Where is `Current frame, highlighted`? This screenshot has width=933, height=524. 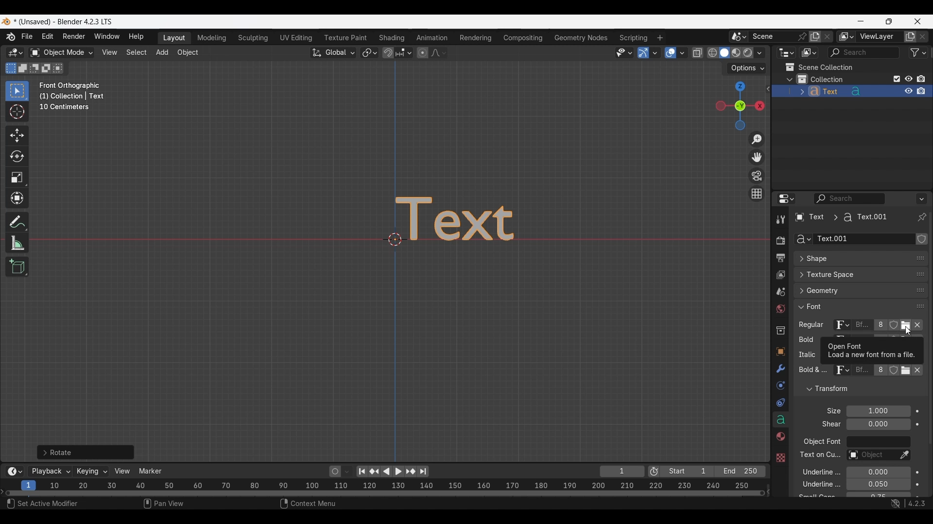
Current frame, highlighted is located at coordinates (29, 484).